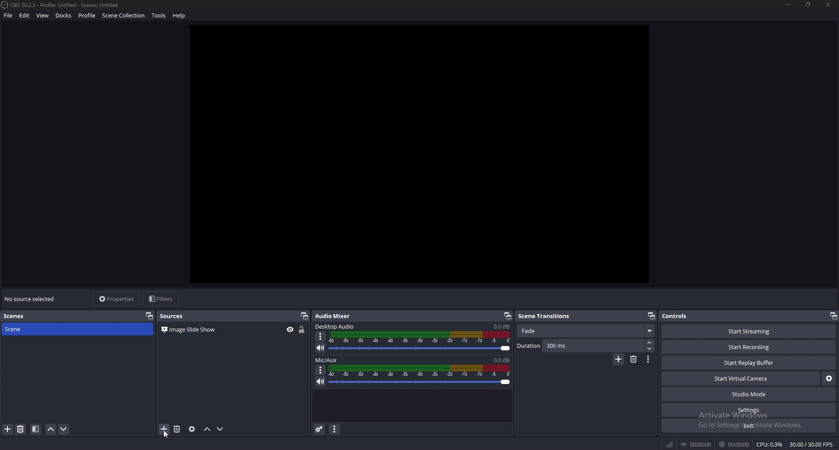 The width and height of the screenshot is (839, 450). Describe the element at coordinates (290, 330) in the screenshot. I see `hide` at that location.